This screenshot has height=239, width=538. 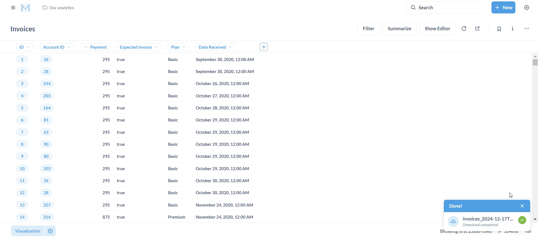 What do you see at coordinates (519, 205) in the screenshot?
I see `close ` at bounding box center [519, 205].